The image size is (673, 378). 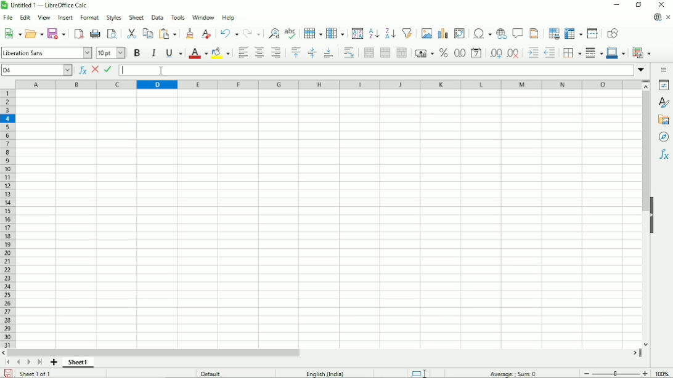 I want to click on Conditional, so click(x=643, y=53).